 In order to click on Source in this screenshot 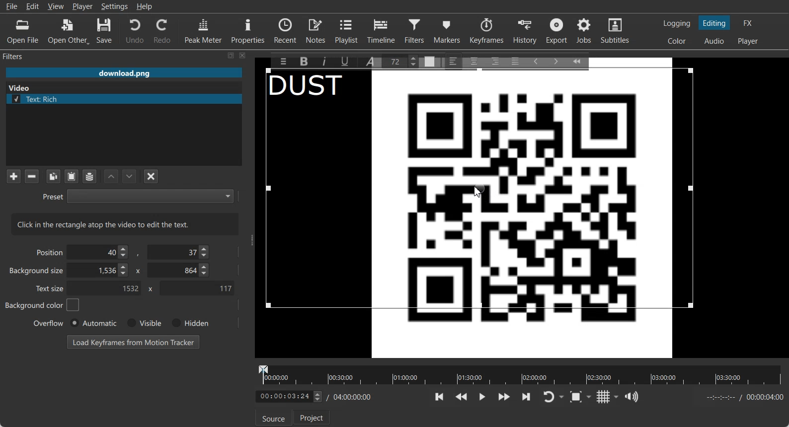, I will do `click(273, 418)`.